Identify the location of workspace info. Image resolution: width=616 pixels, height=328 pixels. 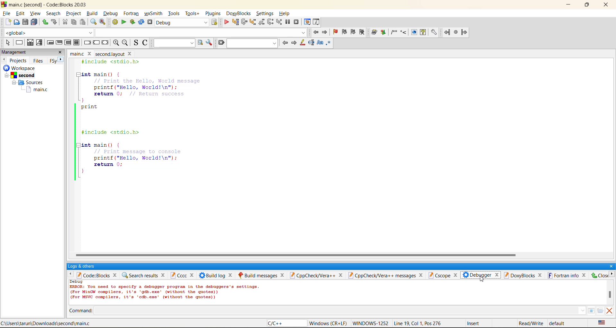
(27, 82).